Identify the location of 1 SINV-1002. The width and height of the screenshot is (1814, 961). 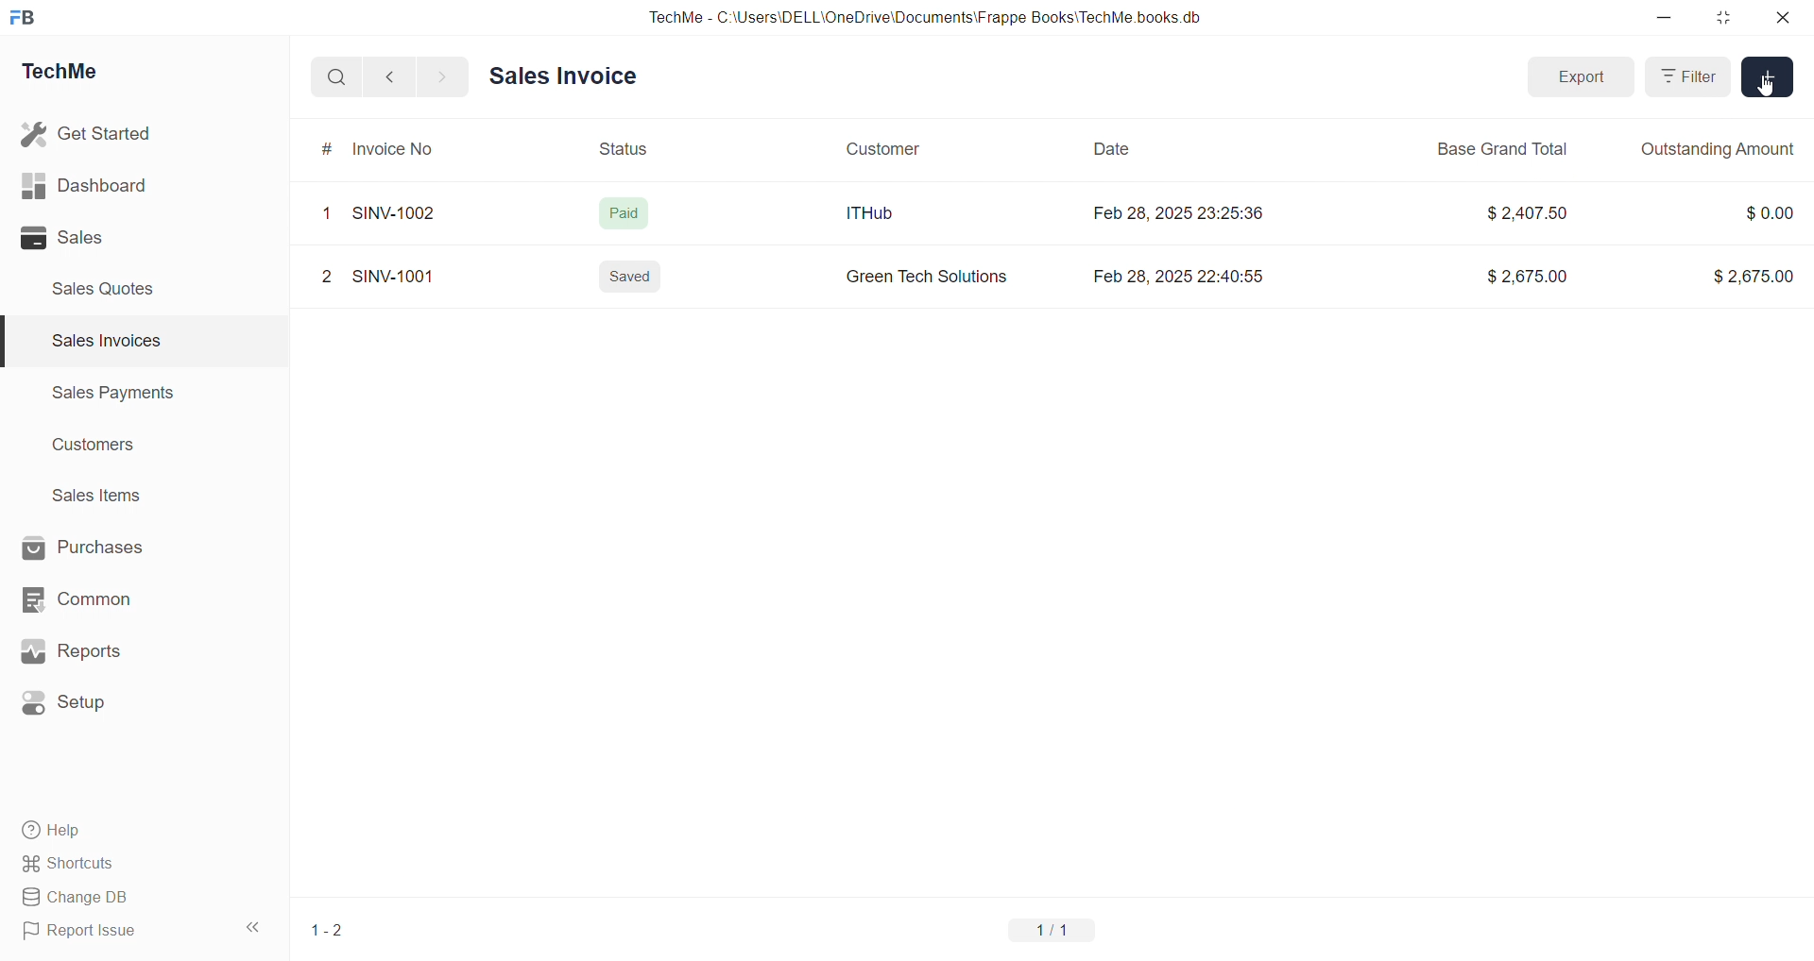
(387, 211).